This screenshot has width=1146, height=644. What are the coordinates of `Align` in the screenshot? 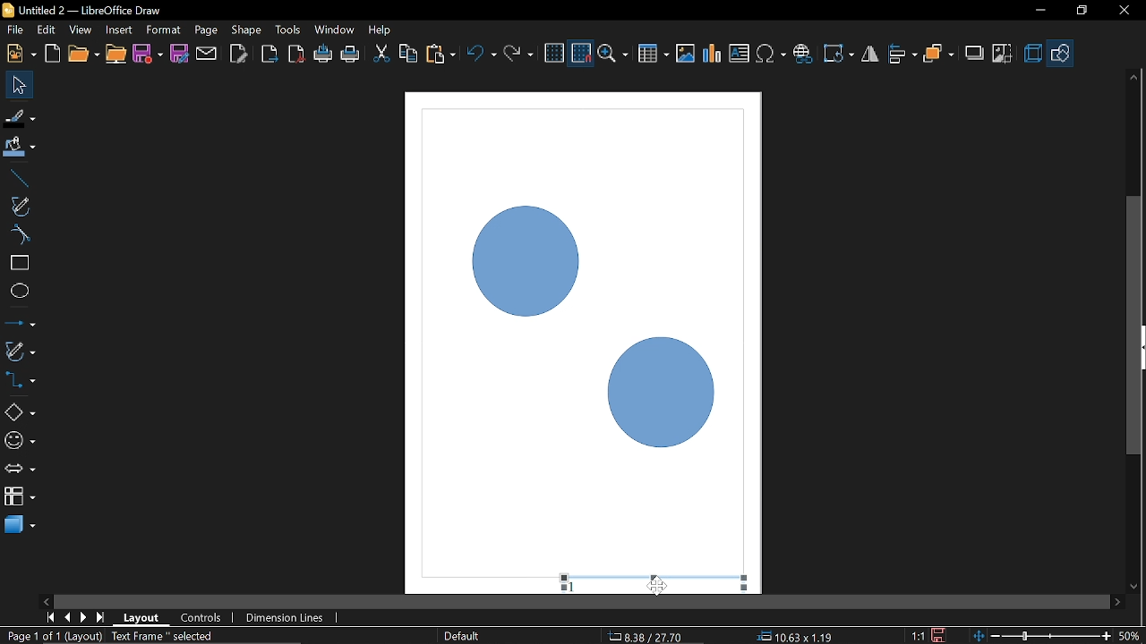 It's located at (903, 55).